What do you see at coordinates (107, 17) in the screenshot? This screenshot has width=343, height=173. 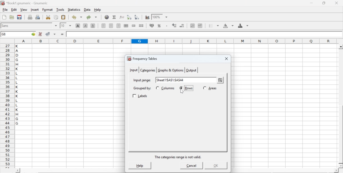 I see `insert hyperlink` at bounding box center [107, 17].